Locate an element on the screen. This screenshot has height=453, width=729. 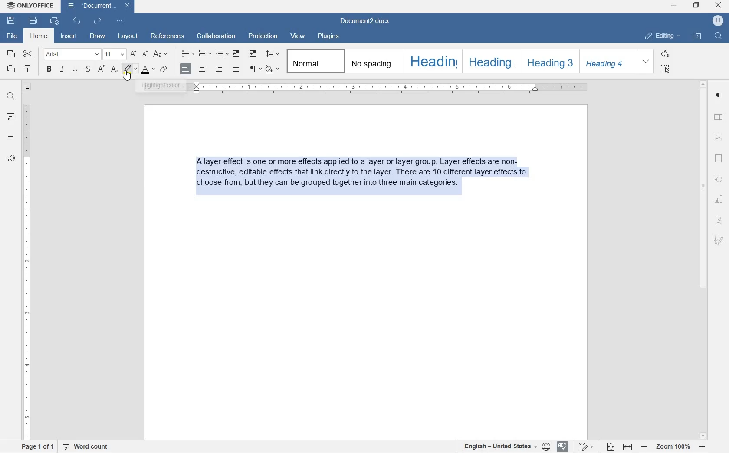
TAB STOP is located at coordinates (26, 88).